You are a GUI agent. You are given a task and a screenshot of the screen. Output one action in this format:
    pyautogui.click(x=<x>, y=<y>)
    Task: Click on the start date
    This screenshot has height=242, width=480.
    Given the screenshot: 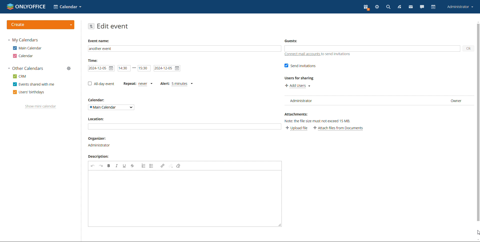 What is the action you would take?
    pyautogui.click(x=101, y=68)
    